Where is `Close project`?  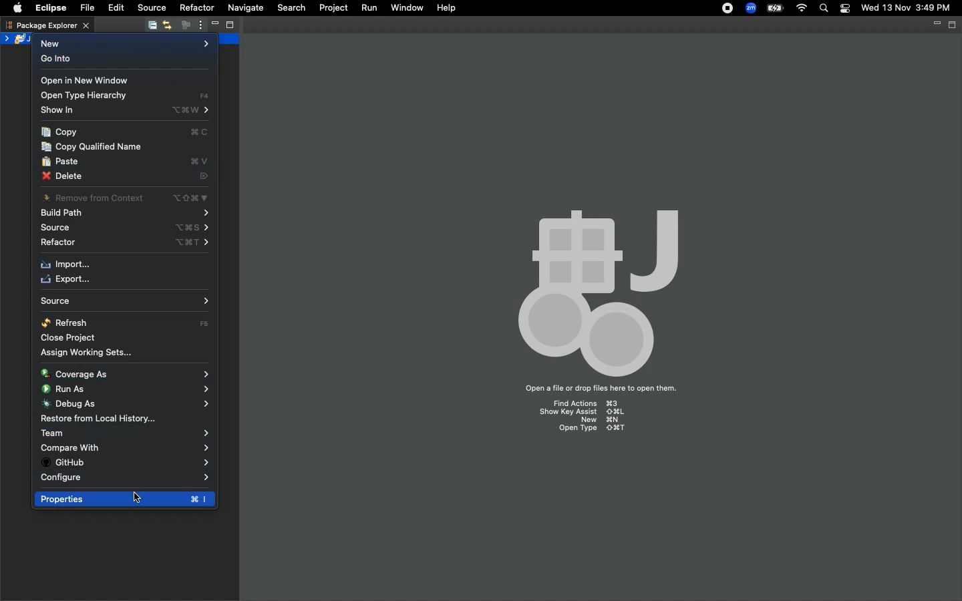 Close project is located at coordinates (66, 338).